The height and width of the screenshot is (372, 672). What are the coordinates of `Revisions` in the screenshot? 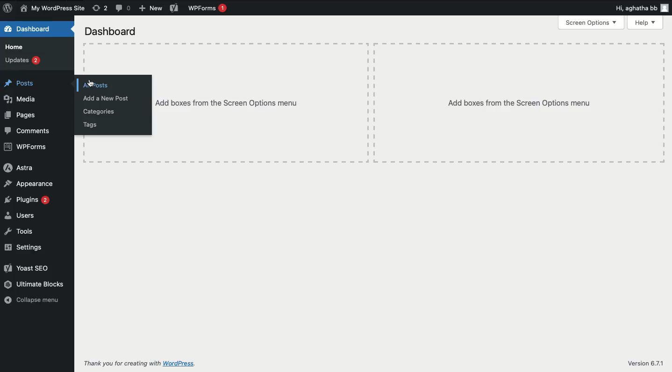 It's located at (100, 8).